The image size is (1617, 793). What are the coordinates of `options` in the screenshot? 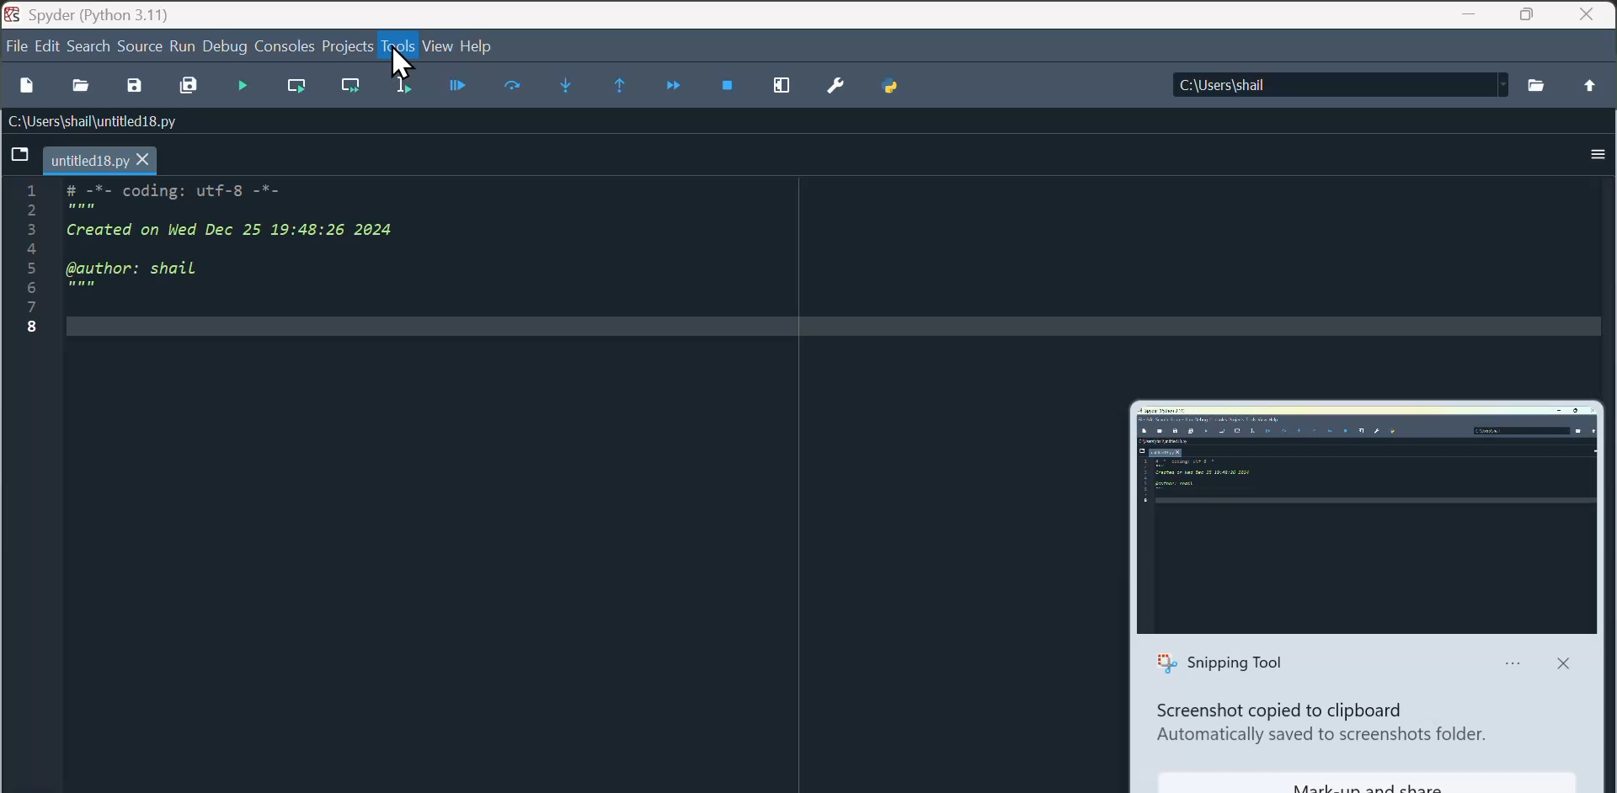 It's located at (1593, 154).